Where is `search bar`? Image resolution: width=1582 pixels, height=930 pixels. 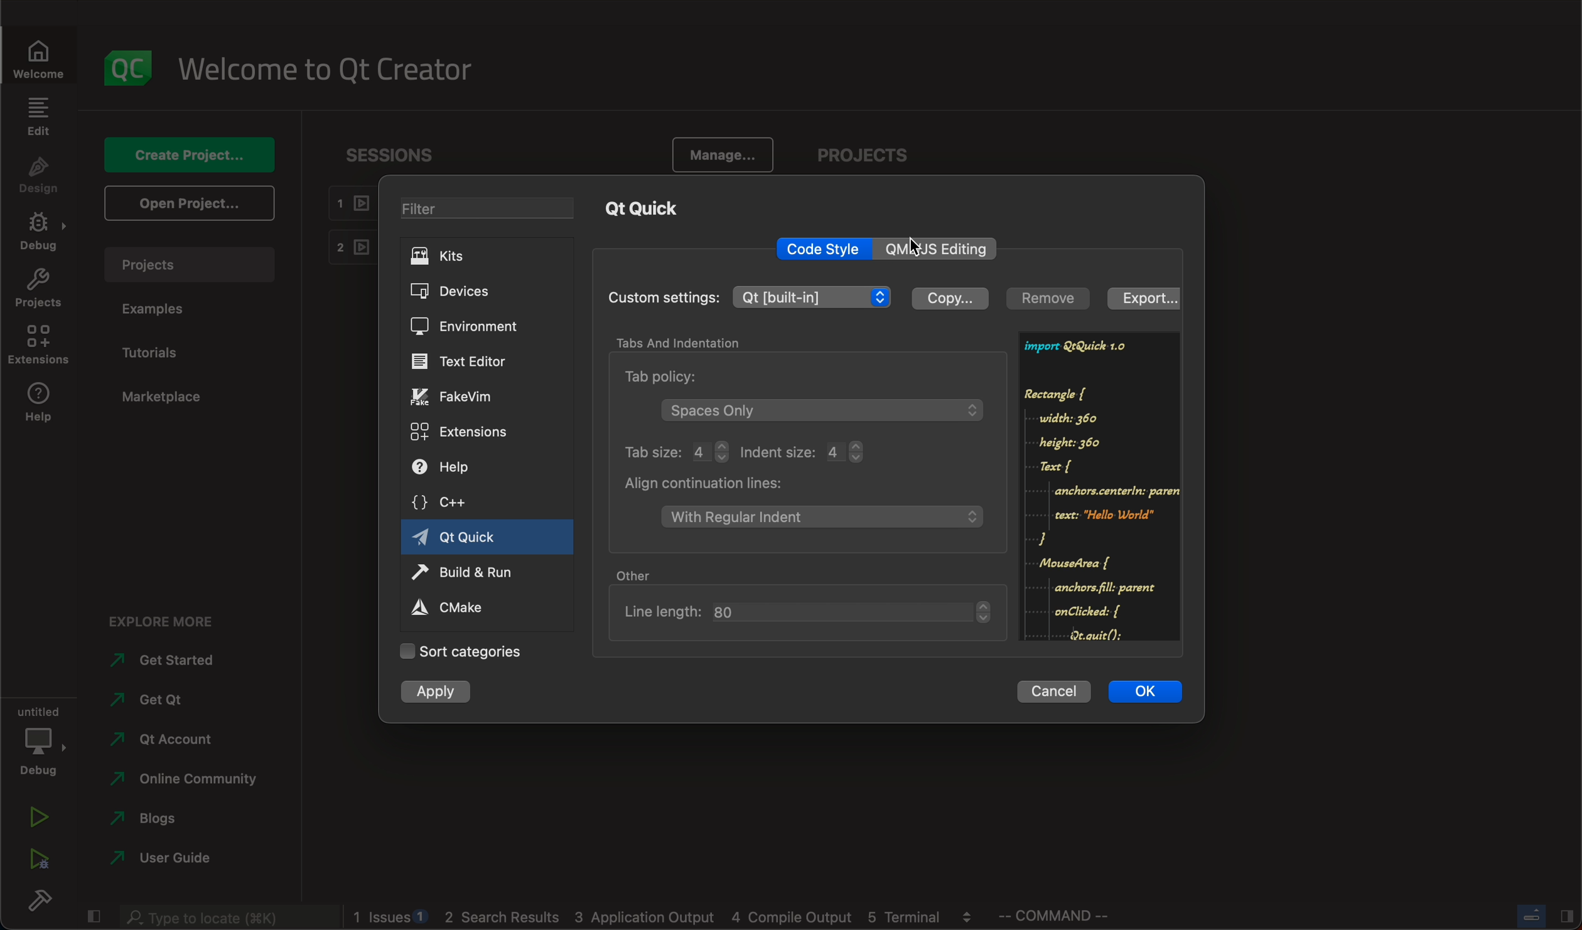 search bar is located at coordinates (229, 917).